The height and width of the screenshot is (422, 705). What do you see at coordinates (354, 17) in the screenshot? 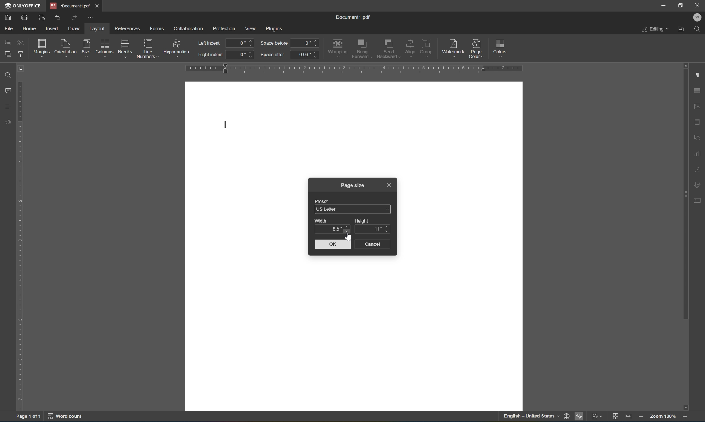
I see `document1.pdf` at bounding box center [354, 17].